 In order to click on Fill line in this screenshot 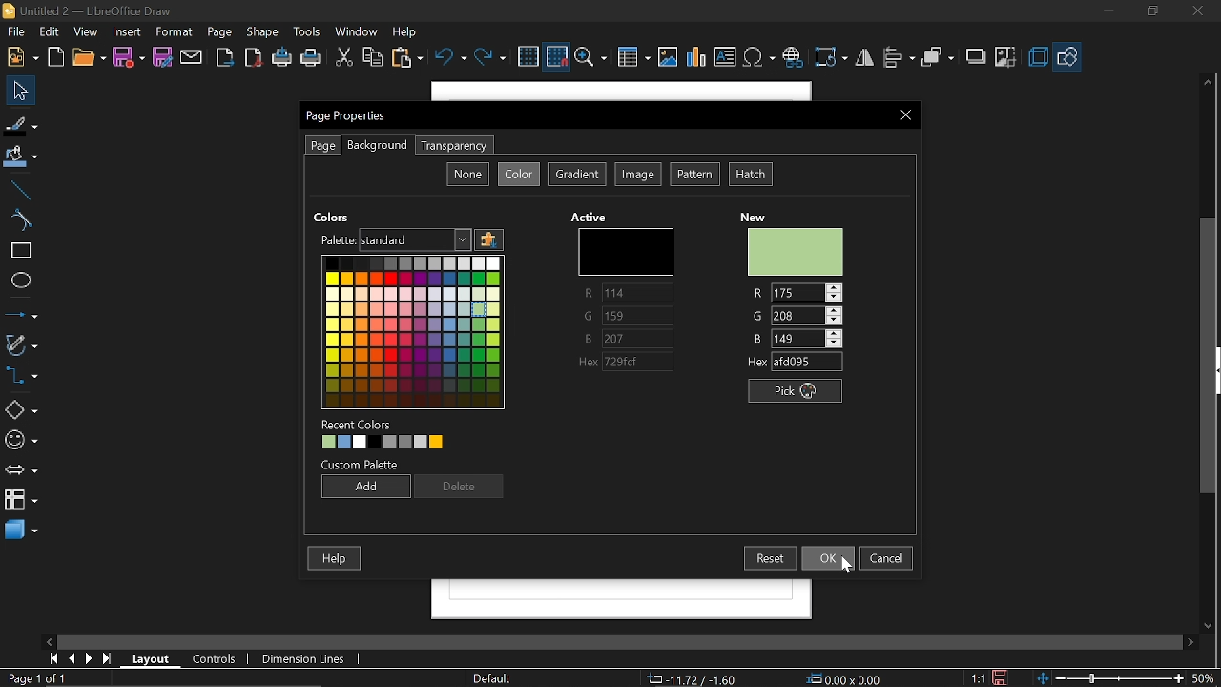, I will do `click(21, 124)`.